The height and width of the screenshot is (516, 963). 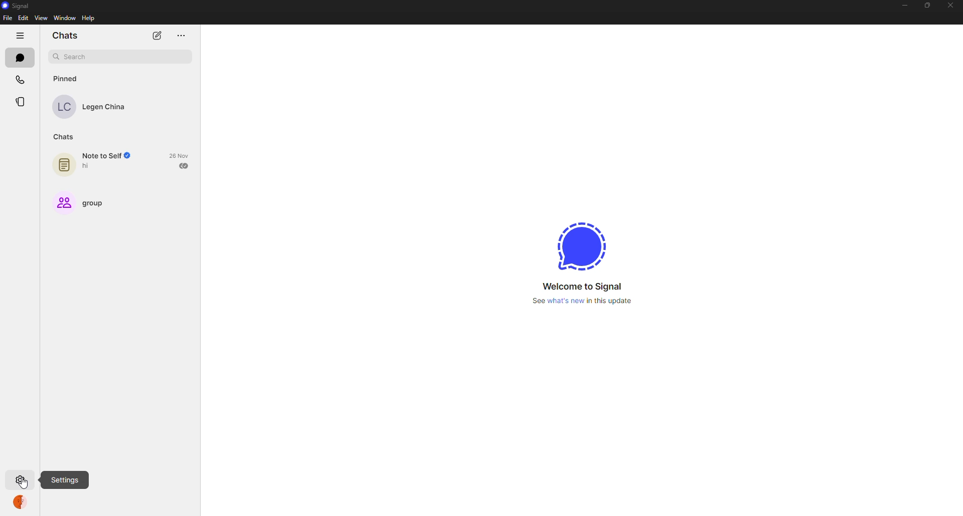 I want to click on chats, so click(x=19, y=58).